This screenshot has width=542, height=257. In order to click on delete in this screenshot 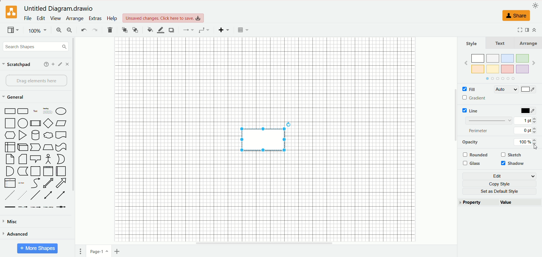, I will do `click(110, 30)`.